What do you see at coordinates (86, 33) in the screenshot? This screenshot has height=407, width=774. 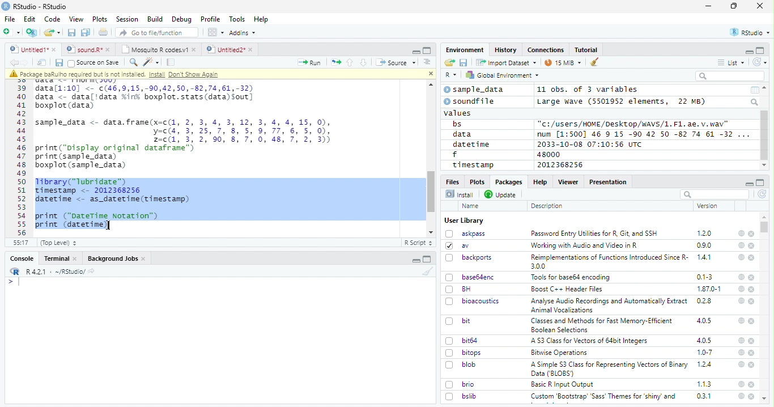 I see `Save all the open documents` at bounding box center [86, 33].